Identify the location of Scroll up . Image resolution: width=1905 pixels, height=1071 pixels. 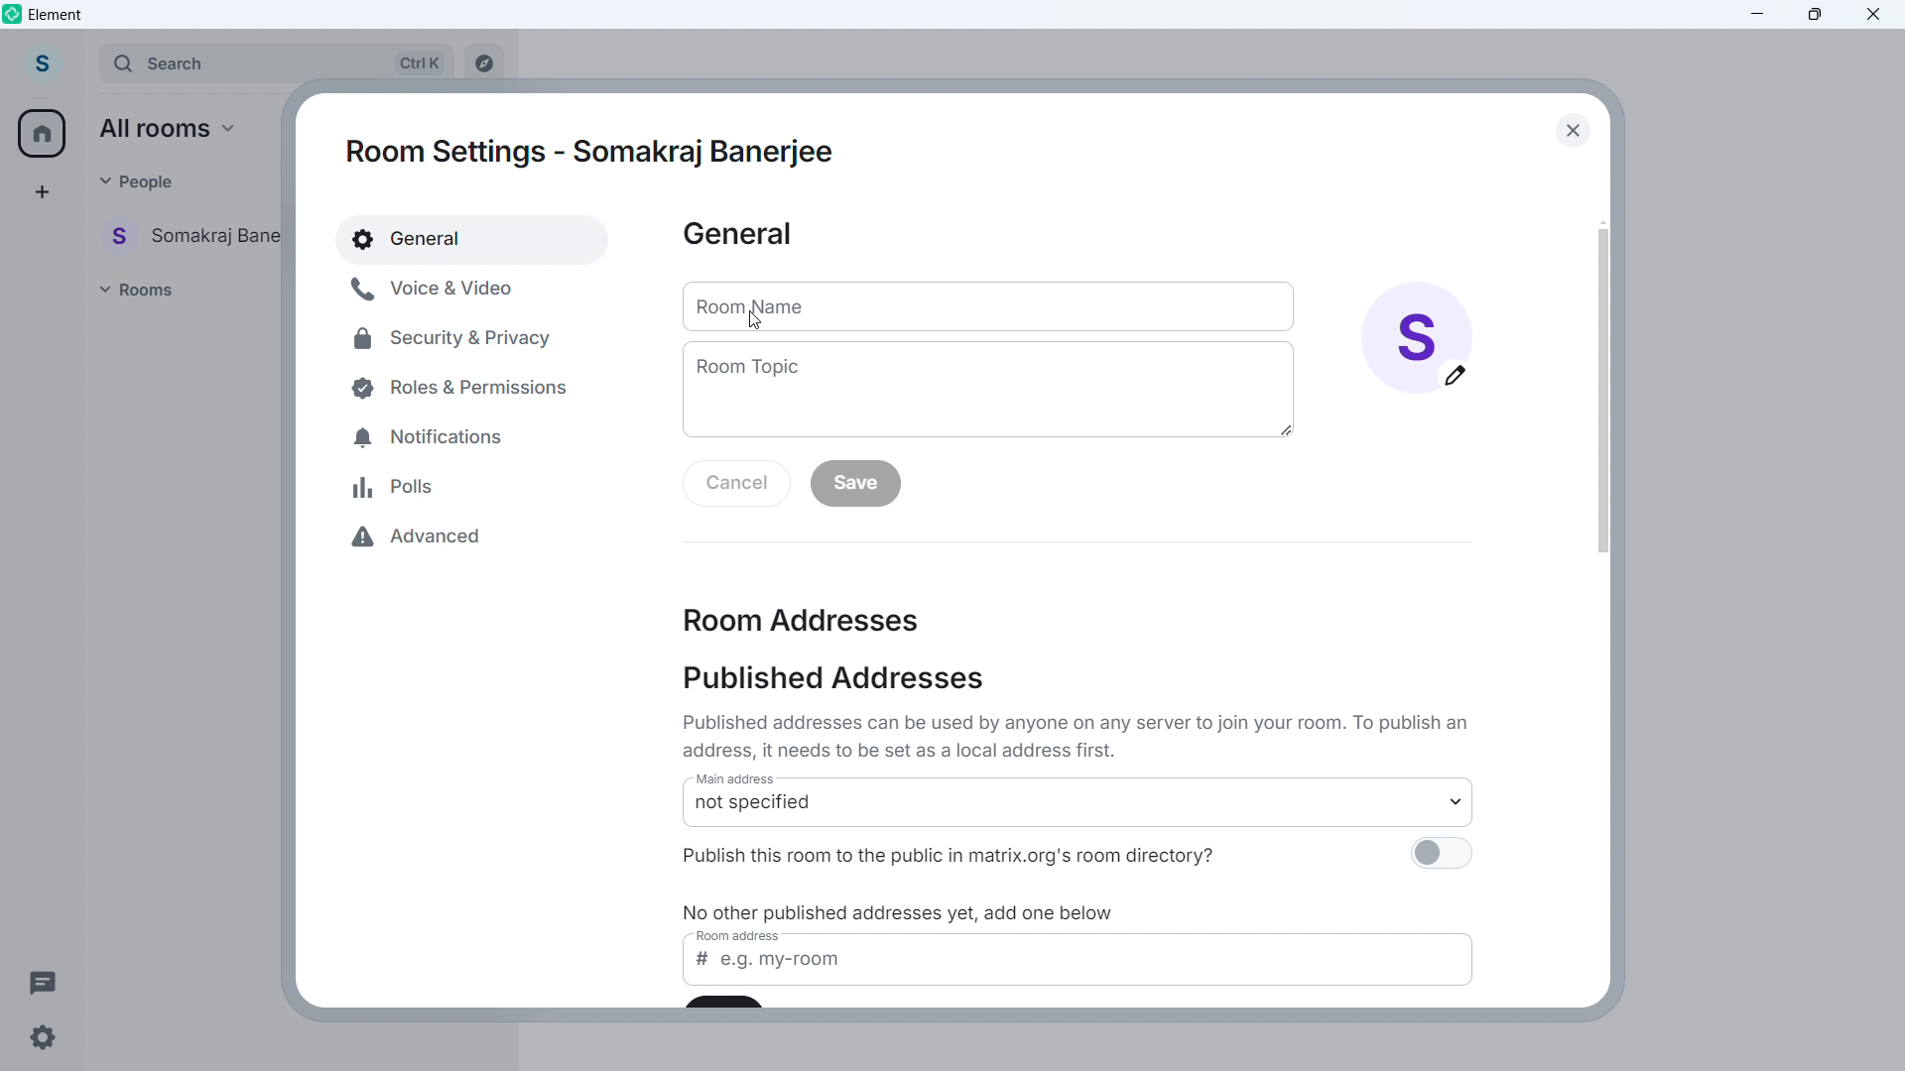
(1602, 221).